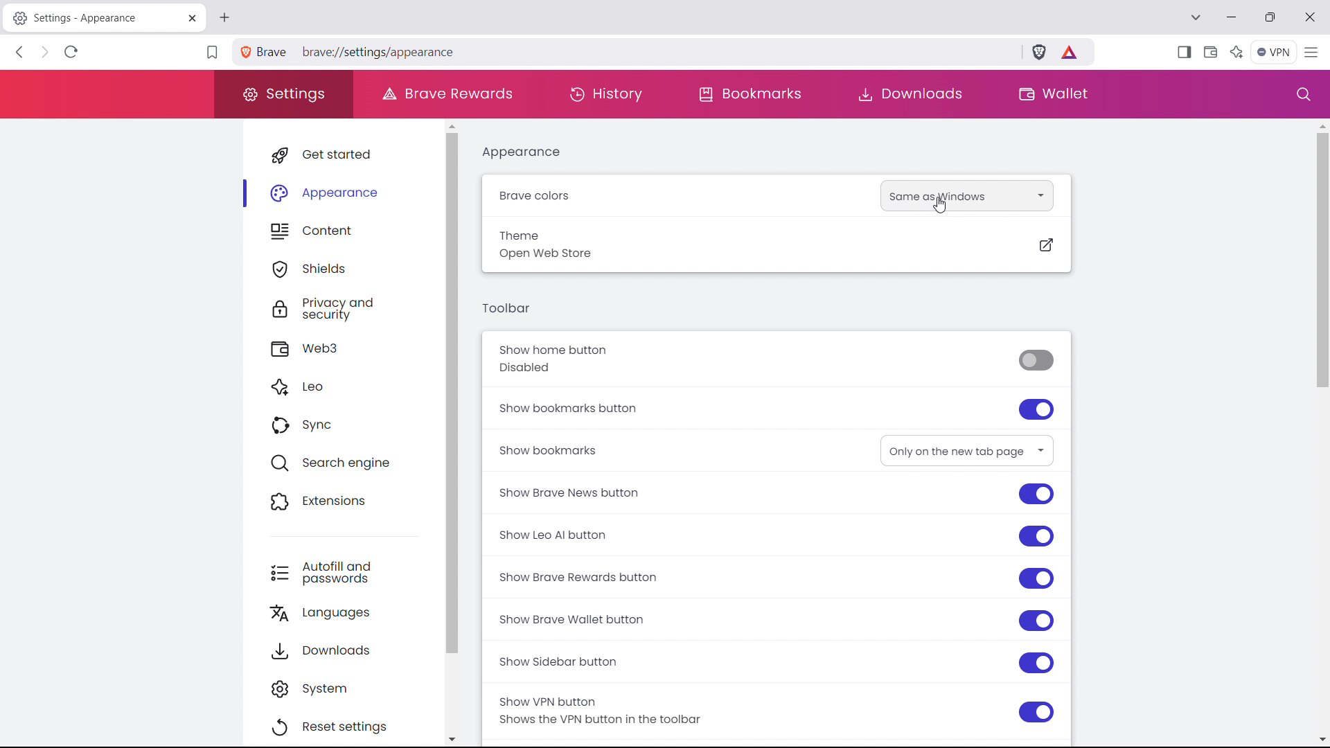  What do you see at coordinates (353, 229) in the screenshot?
I see `content` at bounding box center [353, 229].